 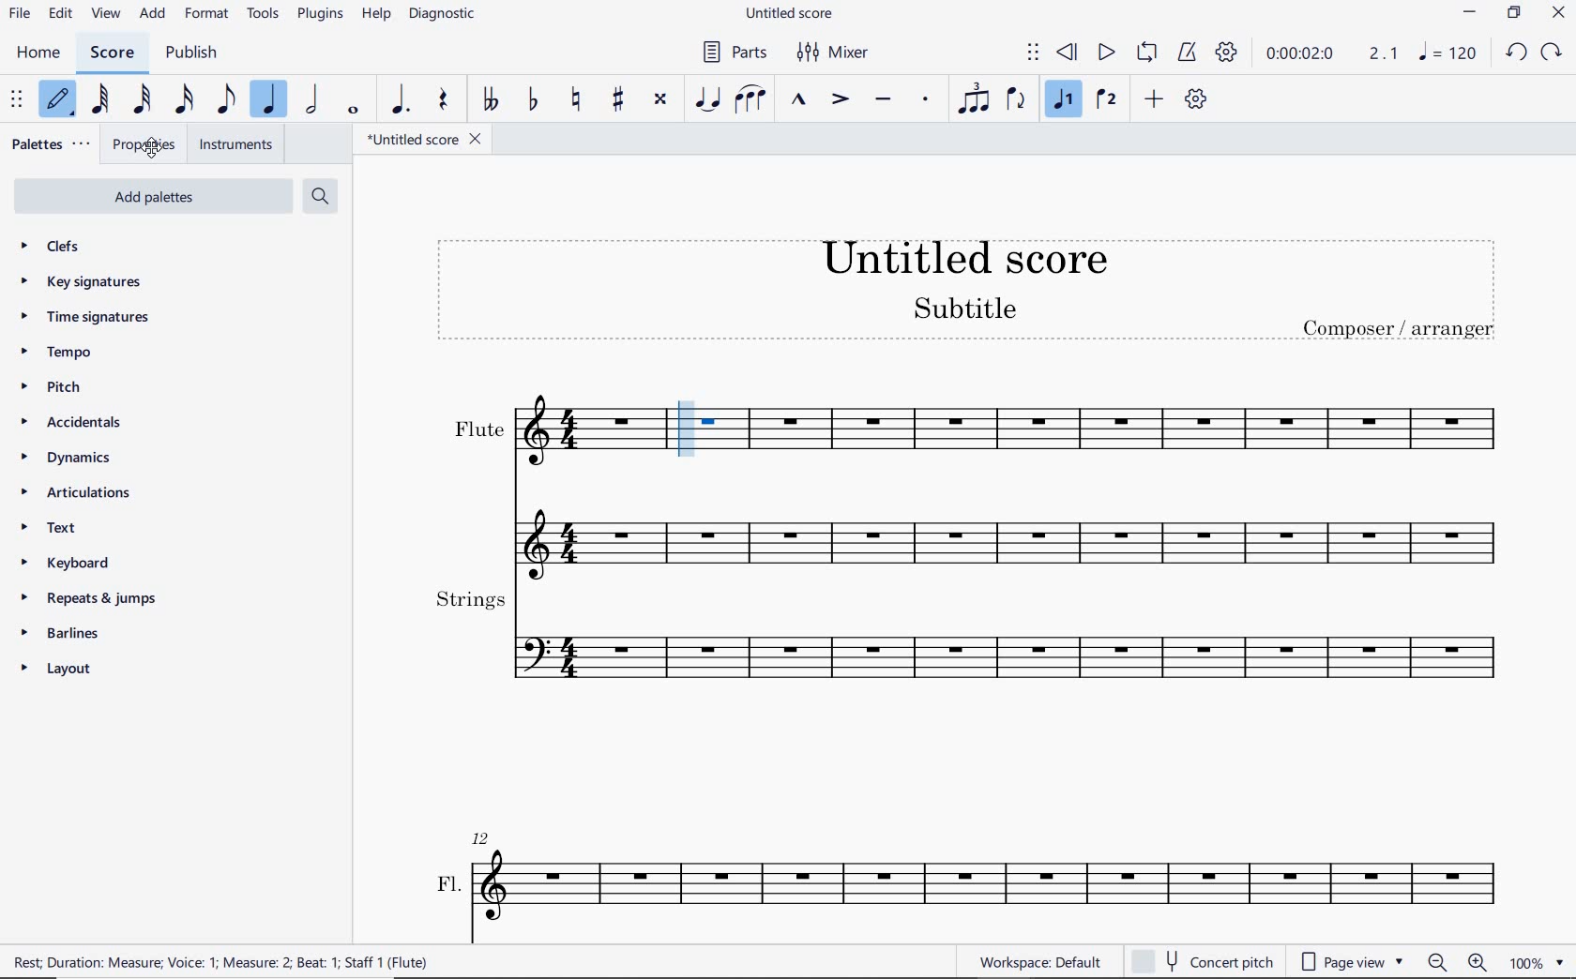 I want to click on REST, so click(x=441, y=101).